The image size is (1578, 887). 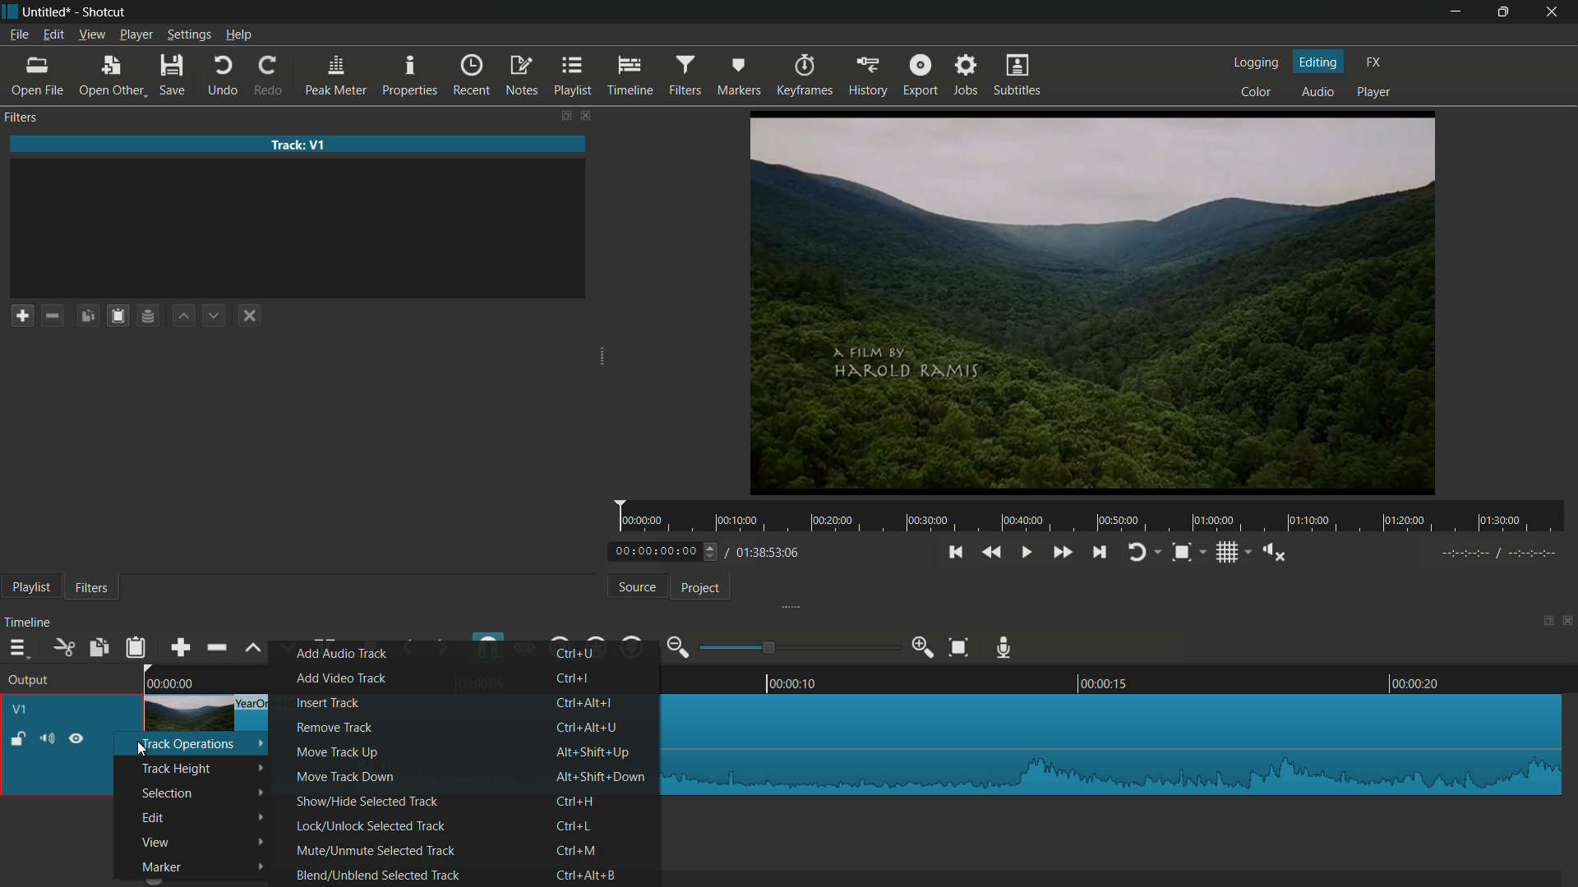 I want to click on remove a filter, so click(x=53, y=315).